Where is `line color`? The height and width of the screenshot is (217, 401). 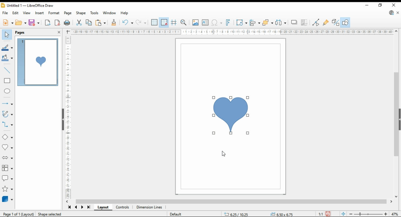 line color is located at coordinates (8, 47).